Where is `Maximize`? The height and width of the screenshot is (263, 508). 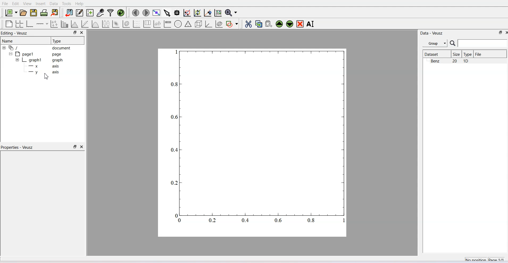 Maximize is located at coordinates (501, 32).